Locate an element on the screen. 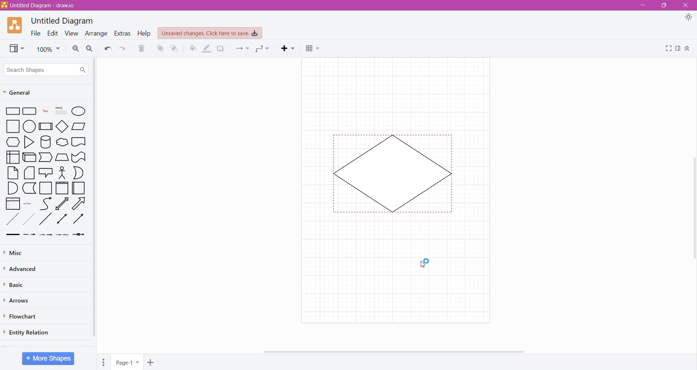 The width and height of the screenshot is (697, 370). Appearance is located at coordinates (688, 17).